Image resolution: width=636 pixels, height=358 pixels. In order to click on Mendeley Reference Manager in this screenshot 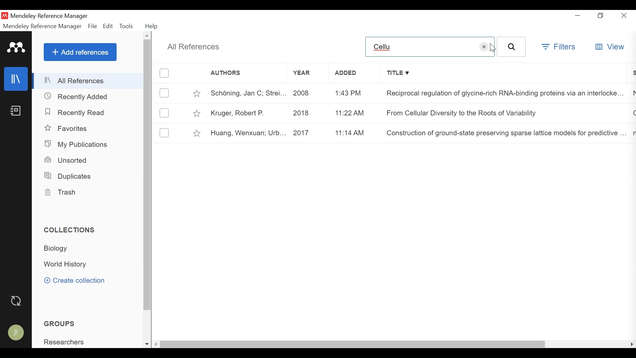, I will do `click(42, 27)`.